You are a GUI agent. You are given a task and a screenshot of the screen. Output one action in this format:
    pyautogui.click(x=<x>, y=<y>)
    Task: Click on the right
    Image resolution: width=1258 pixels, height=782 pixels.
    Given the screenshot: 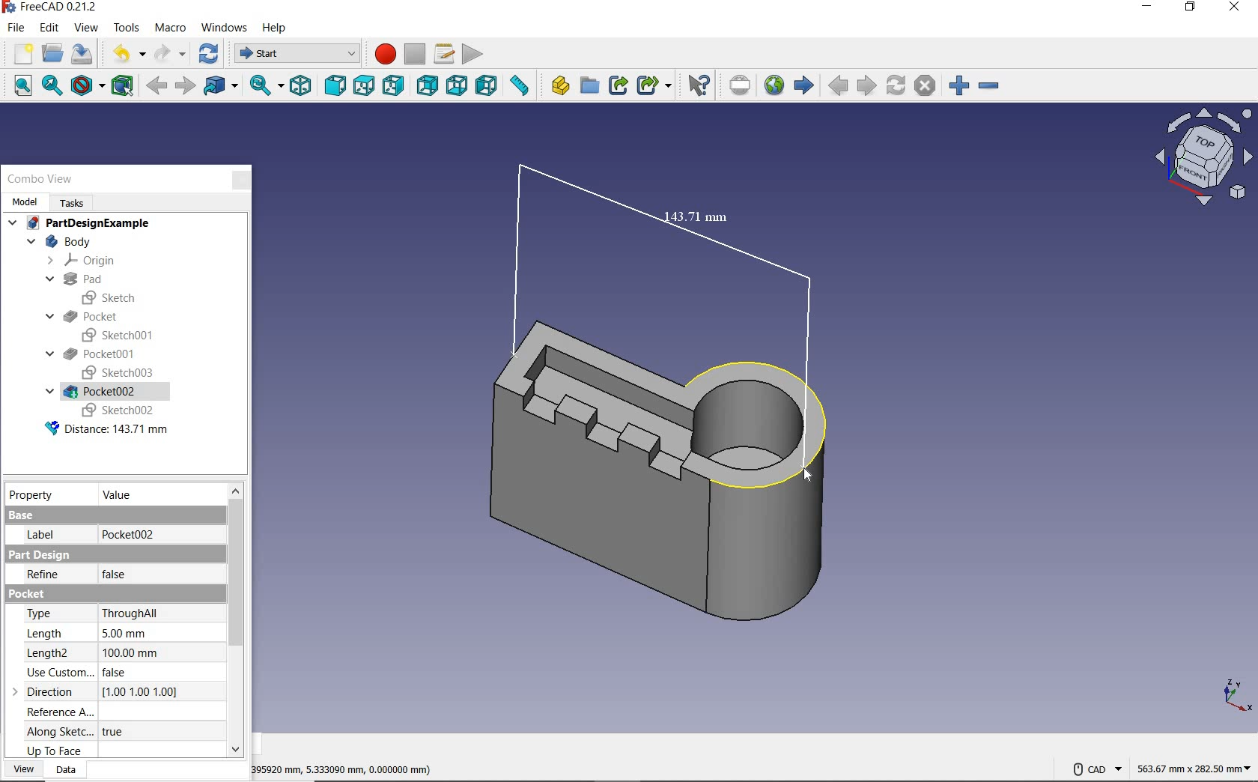 What is the action you would take?
    pyautogui.click(x=393, y=85)
    